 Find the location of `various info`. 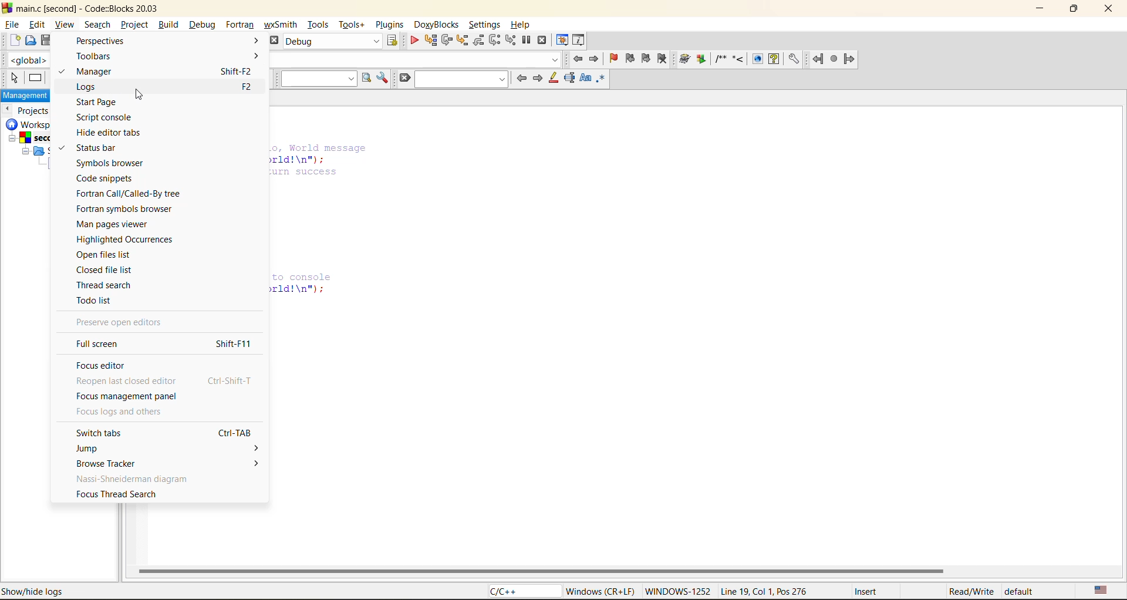

various info is located at coordinates (578, 39).